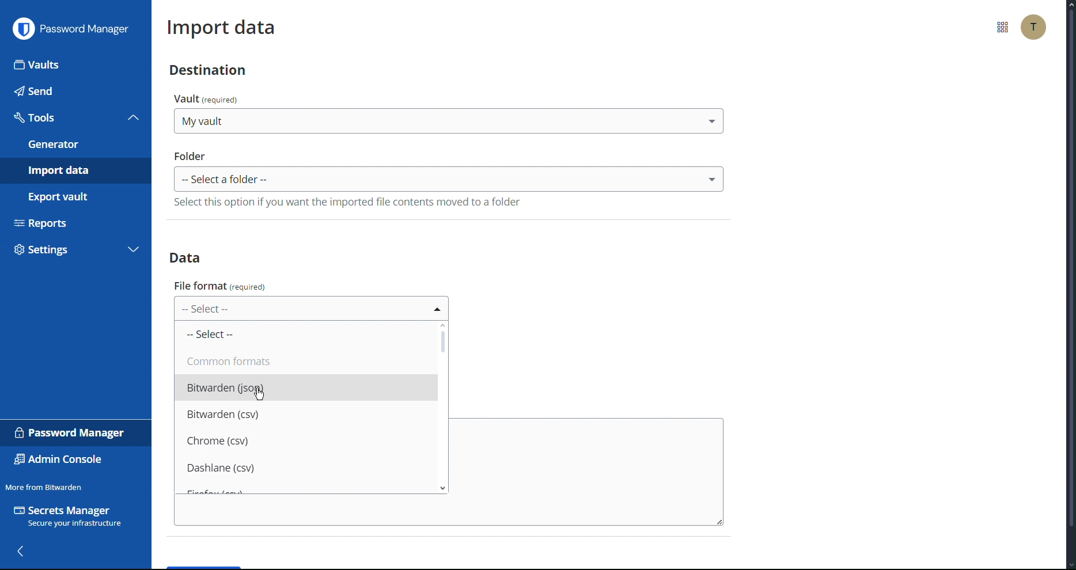 This screenshot has height=570, width=1076. Describe the element at coordinates (44, 487) in the screenshot. I see `Move from Bitwarden` at that location.